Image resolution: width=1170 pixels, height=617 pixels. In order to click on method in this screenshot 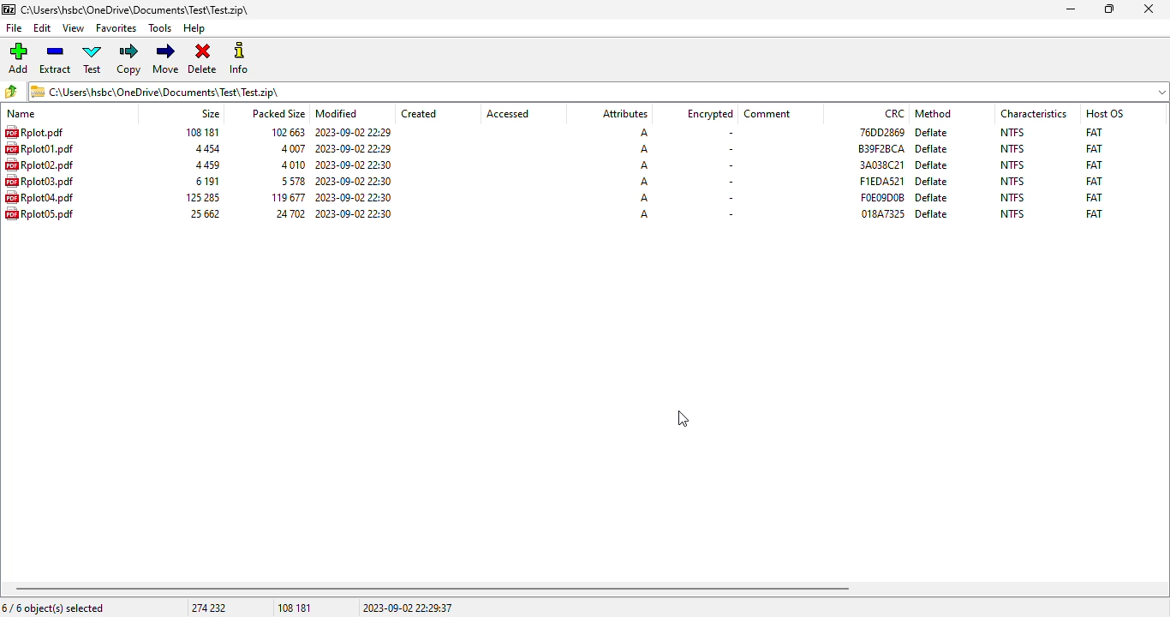, I will do `click(933, 113)`.